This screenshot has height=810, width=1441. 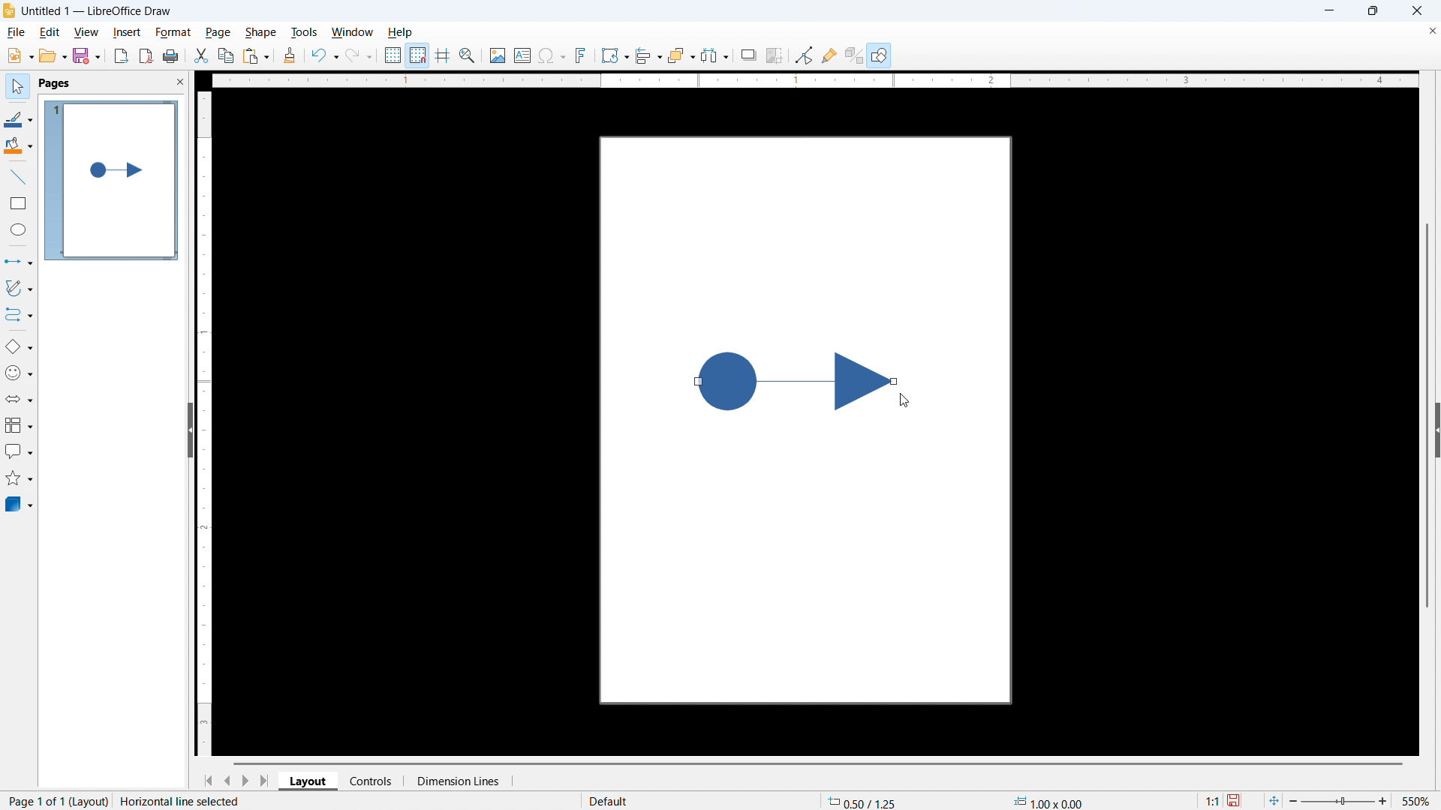 I want to click on Dimension lines , so click(x=457, y=781).